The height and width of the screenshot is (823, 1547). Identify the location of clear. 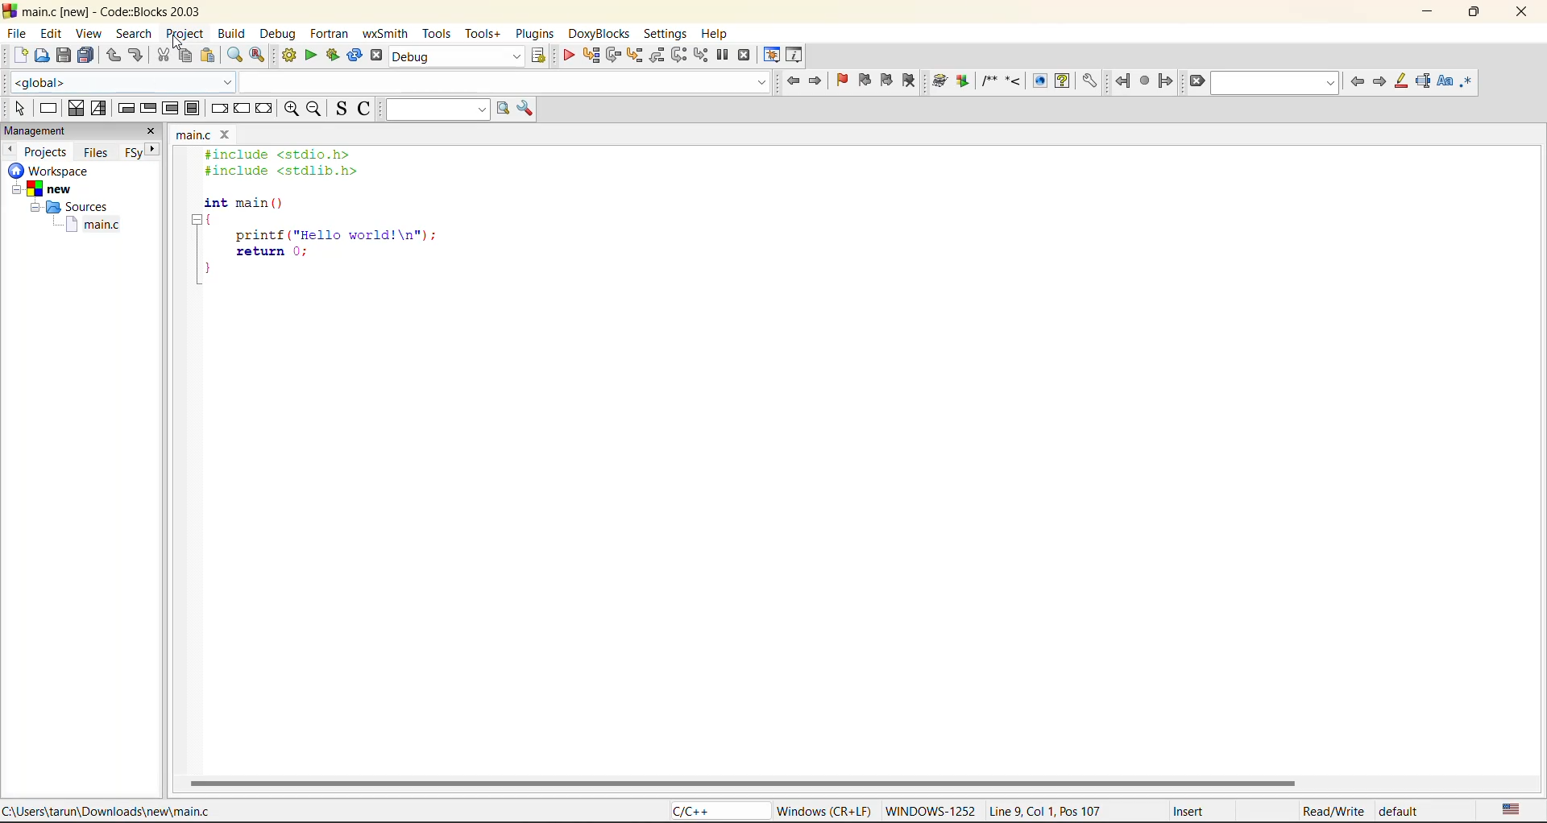
(1199, 83).